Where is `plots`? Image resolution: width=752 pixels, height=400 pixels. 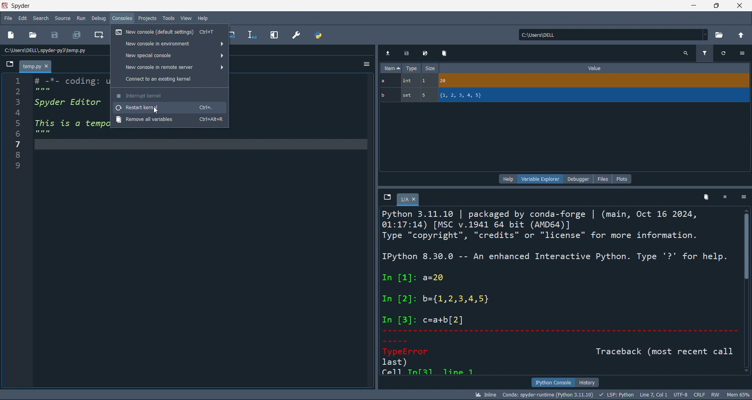 plots is located at coordinates (624, 179).